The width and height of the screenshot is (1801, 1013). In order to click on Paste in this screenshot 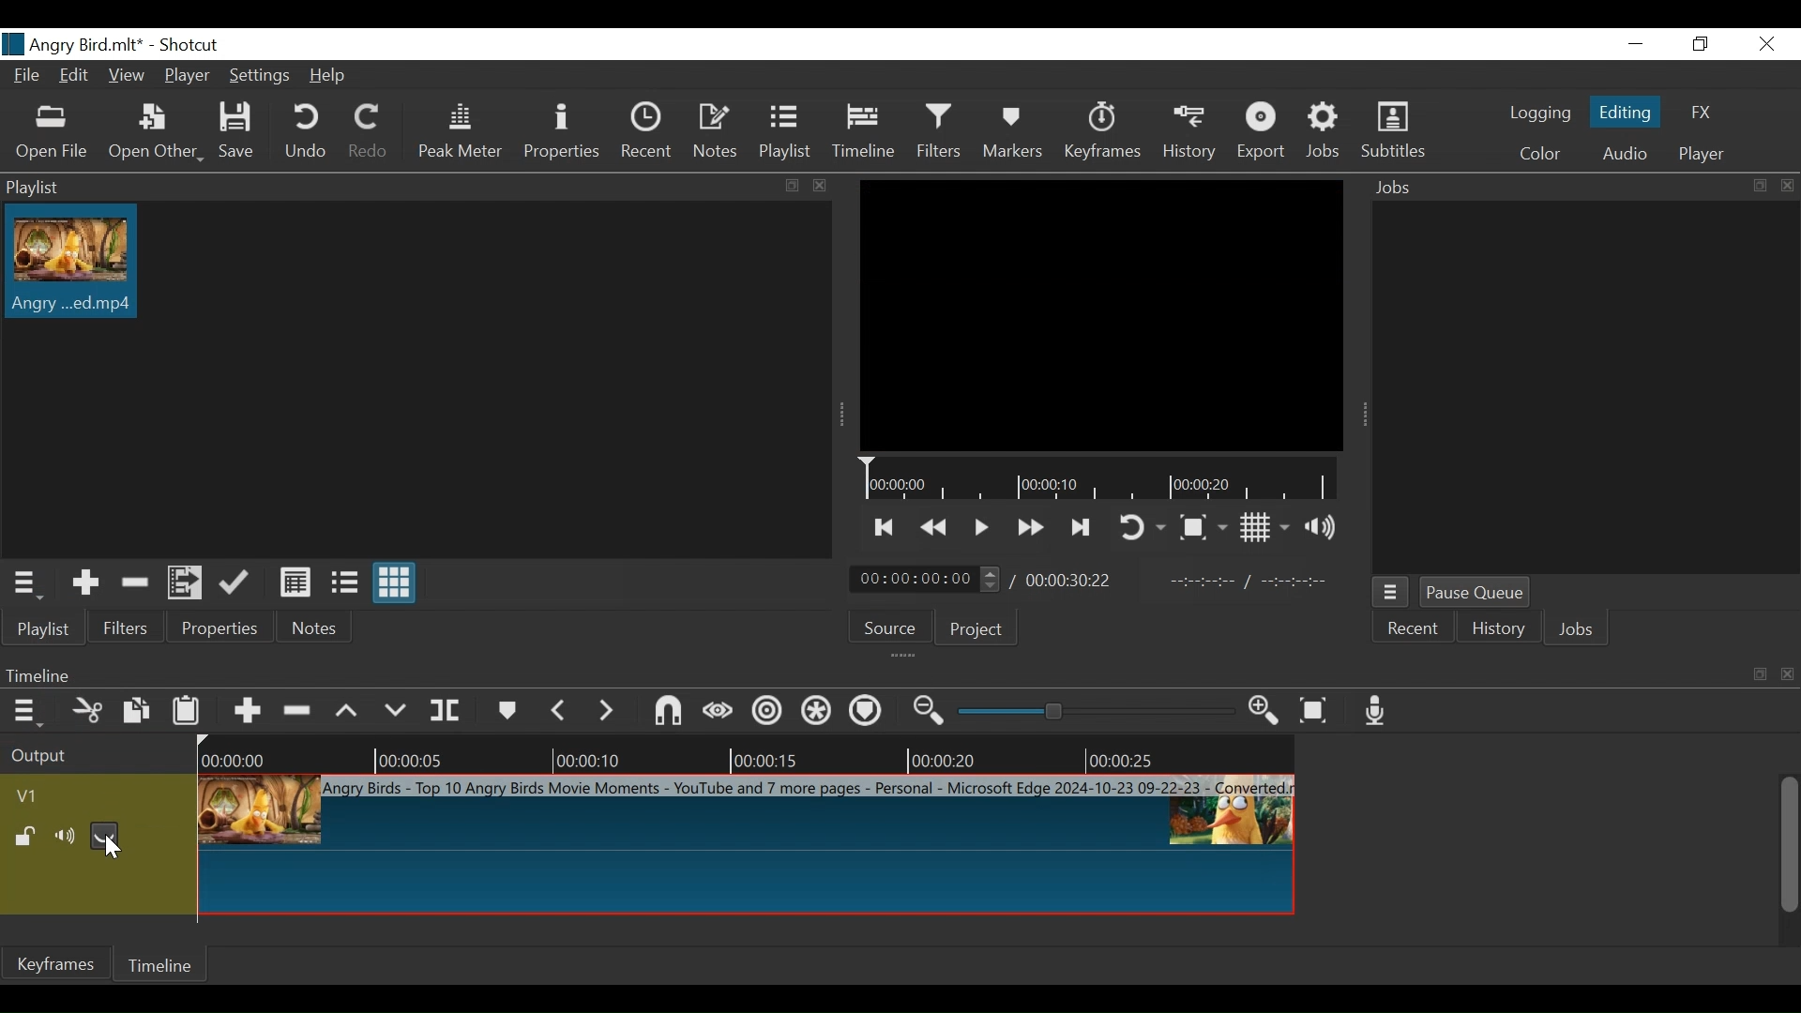, I will do `click(188, 710)`.